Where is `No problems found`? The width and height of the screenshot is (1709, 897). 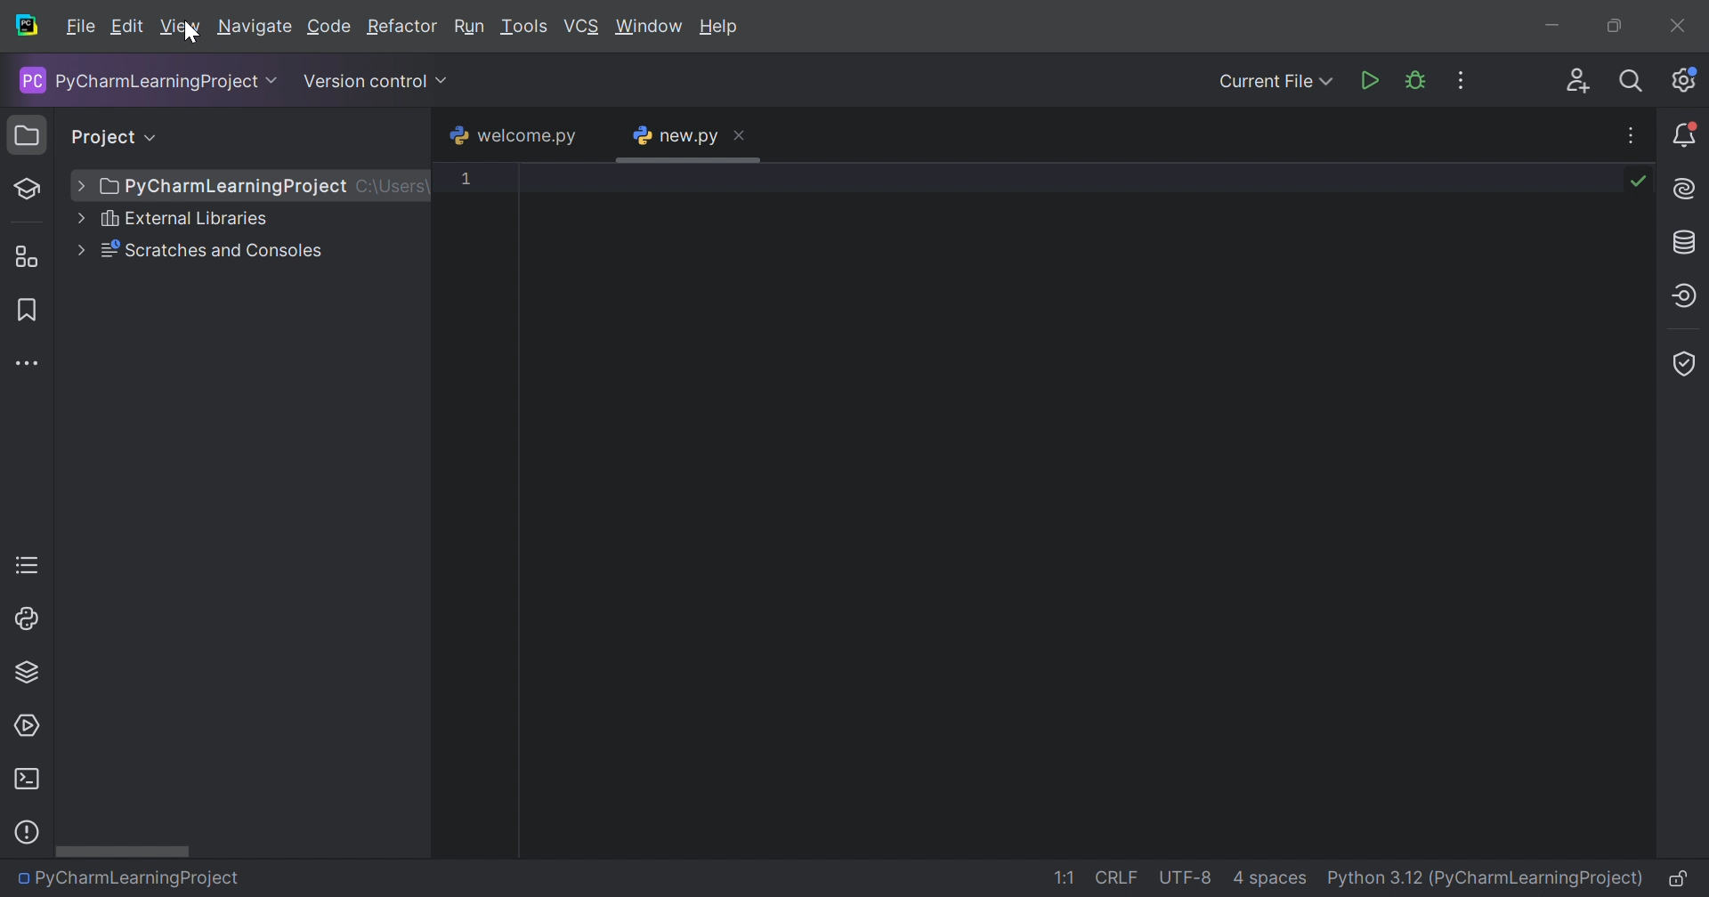
No problems found is located at coordinates (1640, 182).